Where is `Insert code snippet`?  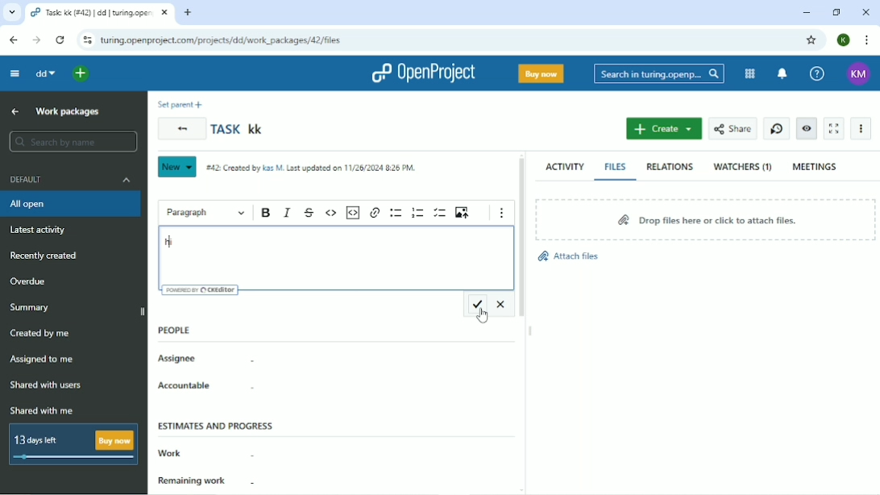
Insert code snippet is located at coordinates (353, 212).